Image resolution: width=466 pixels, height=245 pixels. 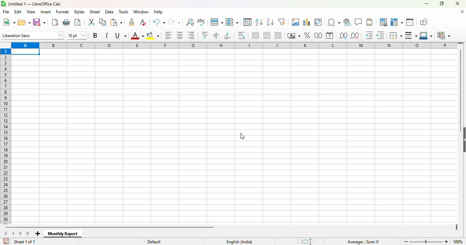 What do you see at coordinates (103, 21) in the screenshot?
I see `copy` at bounding box center [103, 21].